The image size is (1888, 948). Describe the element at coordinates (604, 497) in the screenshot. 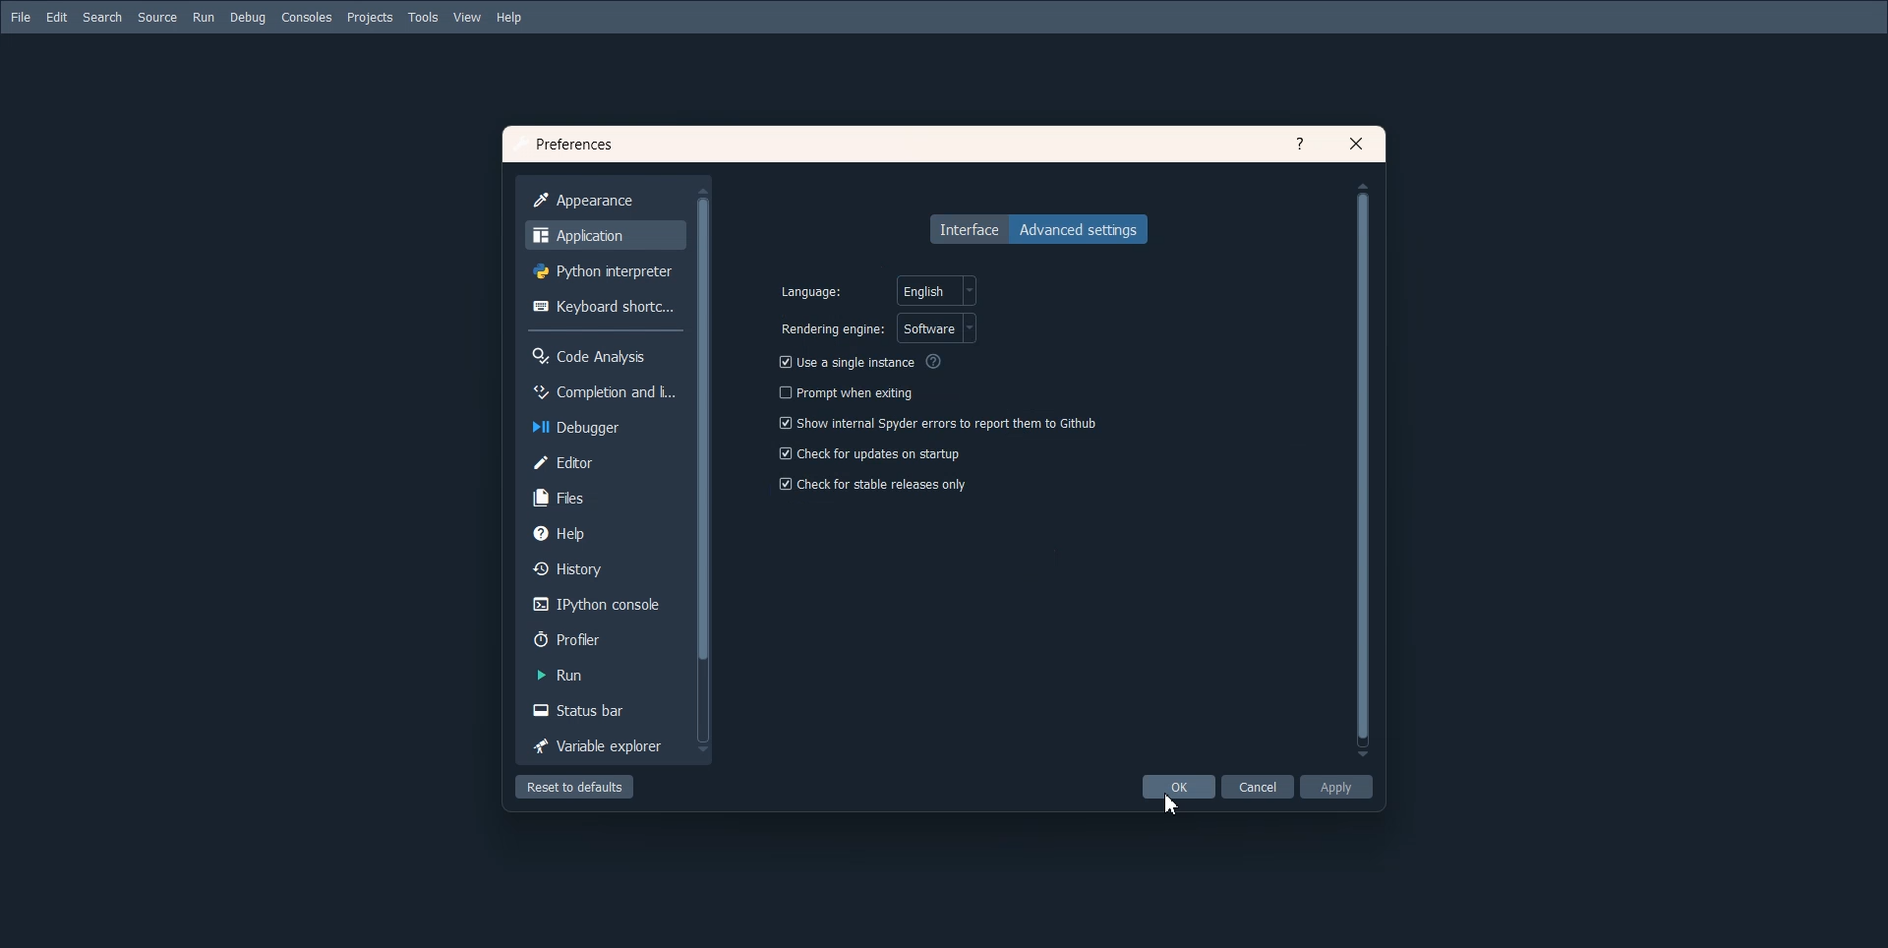

I see `Files` at that location.